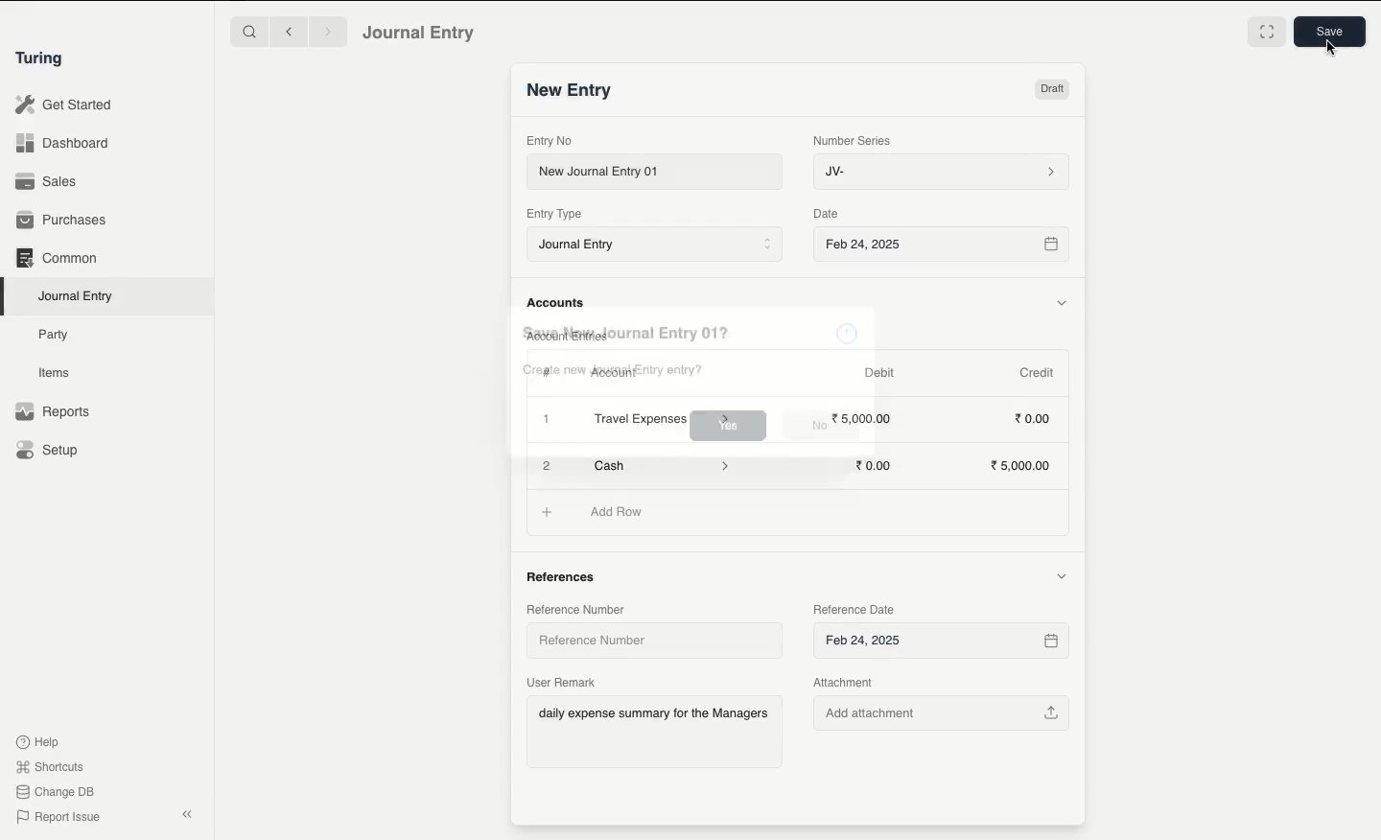 The width and height of the screenshot is (1381, 840). Describe the element at coordinates (53, 767) in the screenshot. I see `Shortcuts` at that location.